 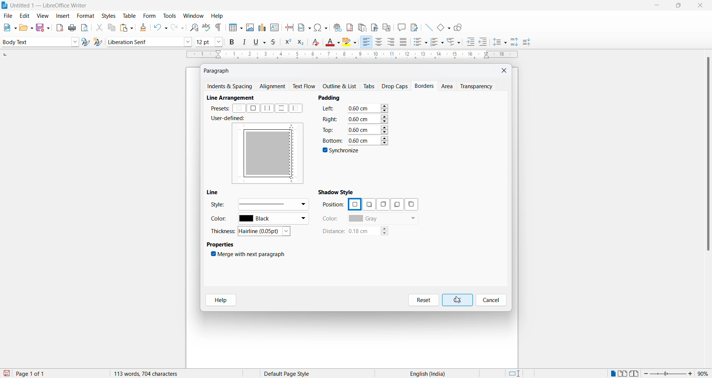 What do you see at coordinates (177, 27) in the screenshot?
I see `redo` at bounding box center [177, 27].